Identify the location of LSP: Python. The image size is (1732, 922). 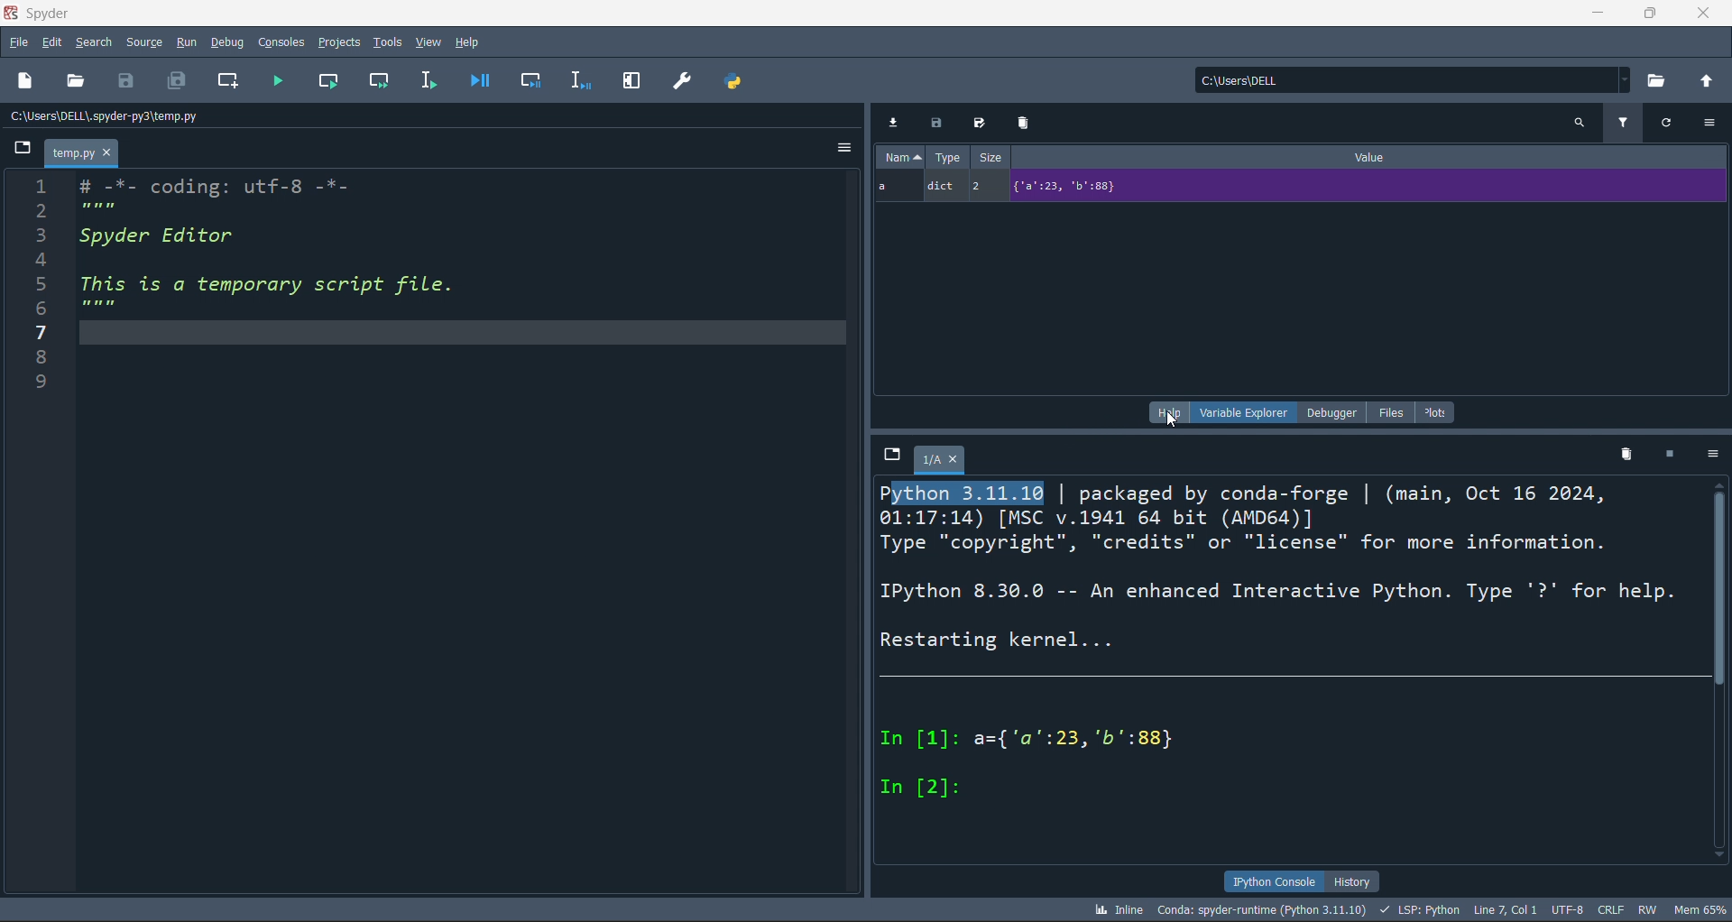
(1420, 911).